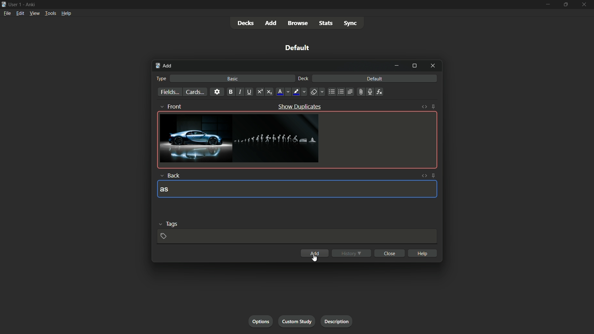 This screenshot has width=594, height=334. What do you see at coordinates (314, 253) in the screenshot?
I see `add` at bounding box center [314, 253].